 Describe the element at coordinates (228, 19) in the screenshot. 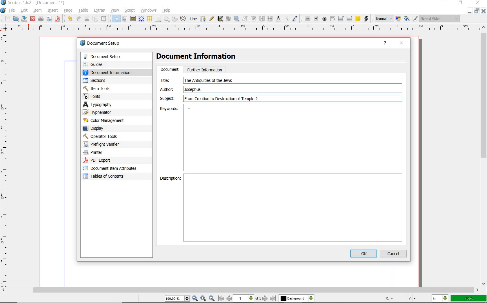

I see `rotate item` at that location.